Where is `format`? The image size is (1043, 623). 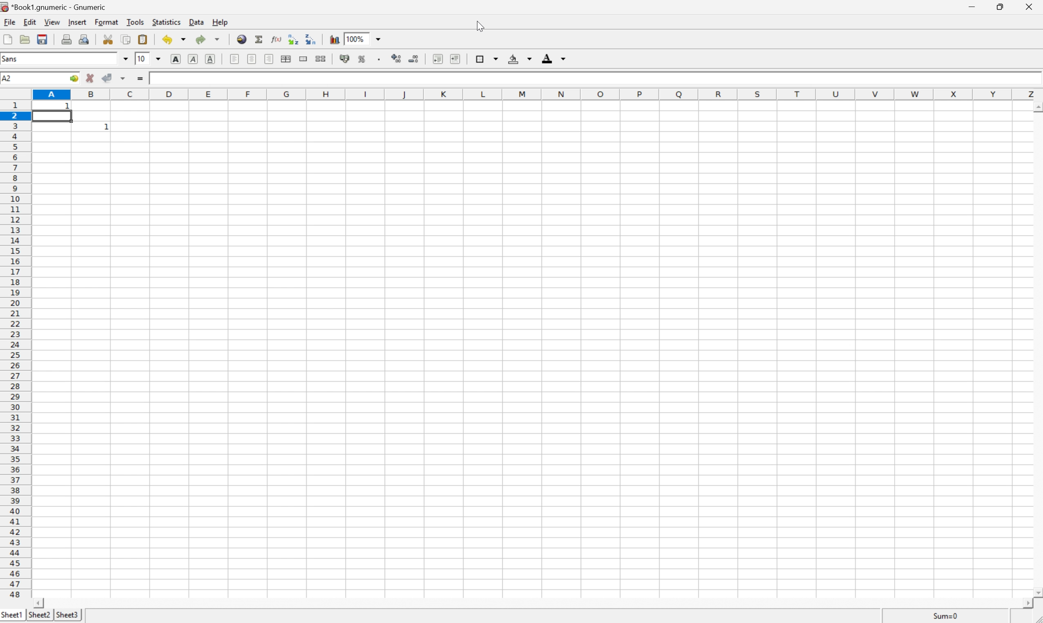 format is located at coordinates (106, 23).